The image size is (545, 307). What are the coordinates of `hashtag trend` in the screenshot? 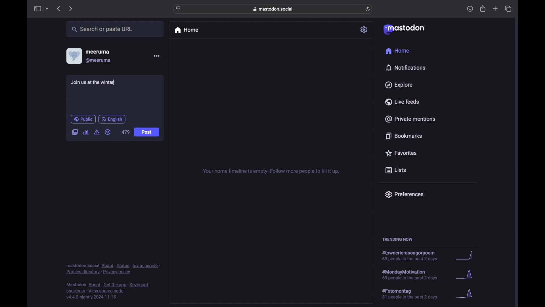 It's located at (414, 274).